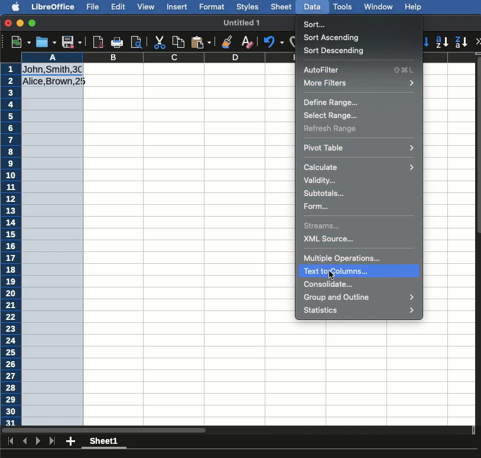 Image resolution: width=481 pixels, height=458 pixels. What do you see at coordinates (443, 41) in the screenshot?
I see `Ascending` at bounding box center [443, 41].